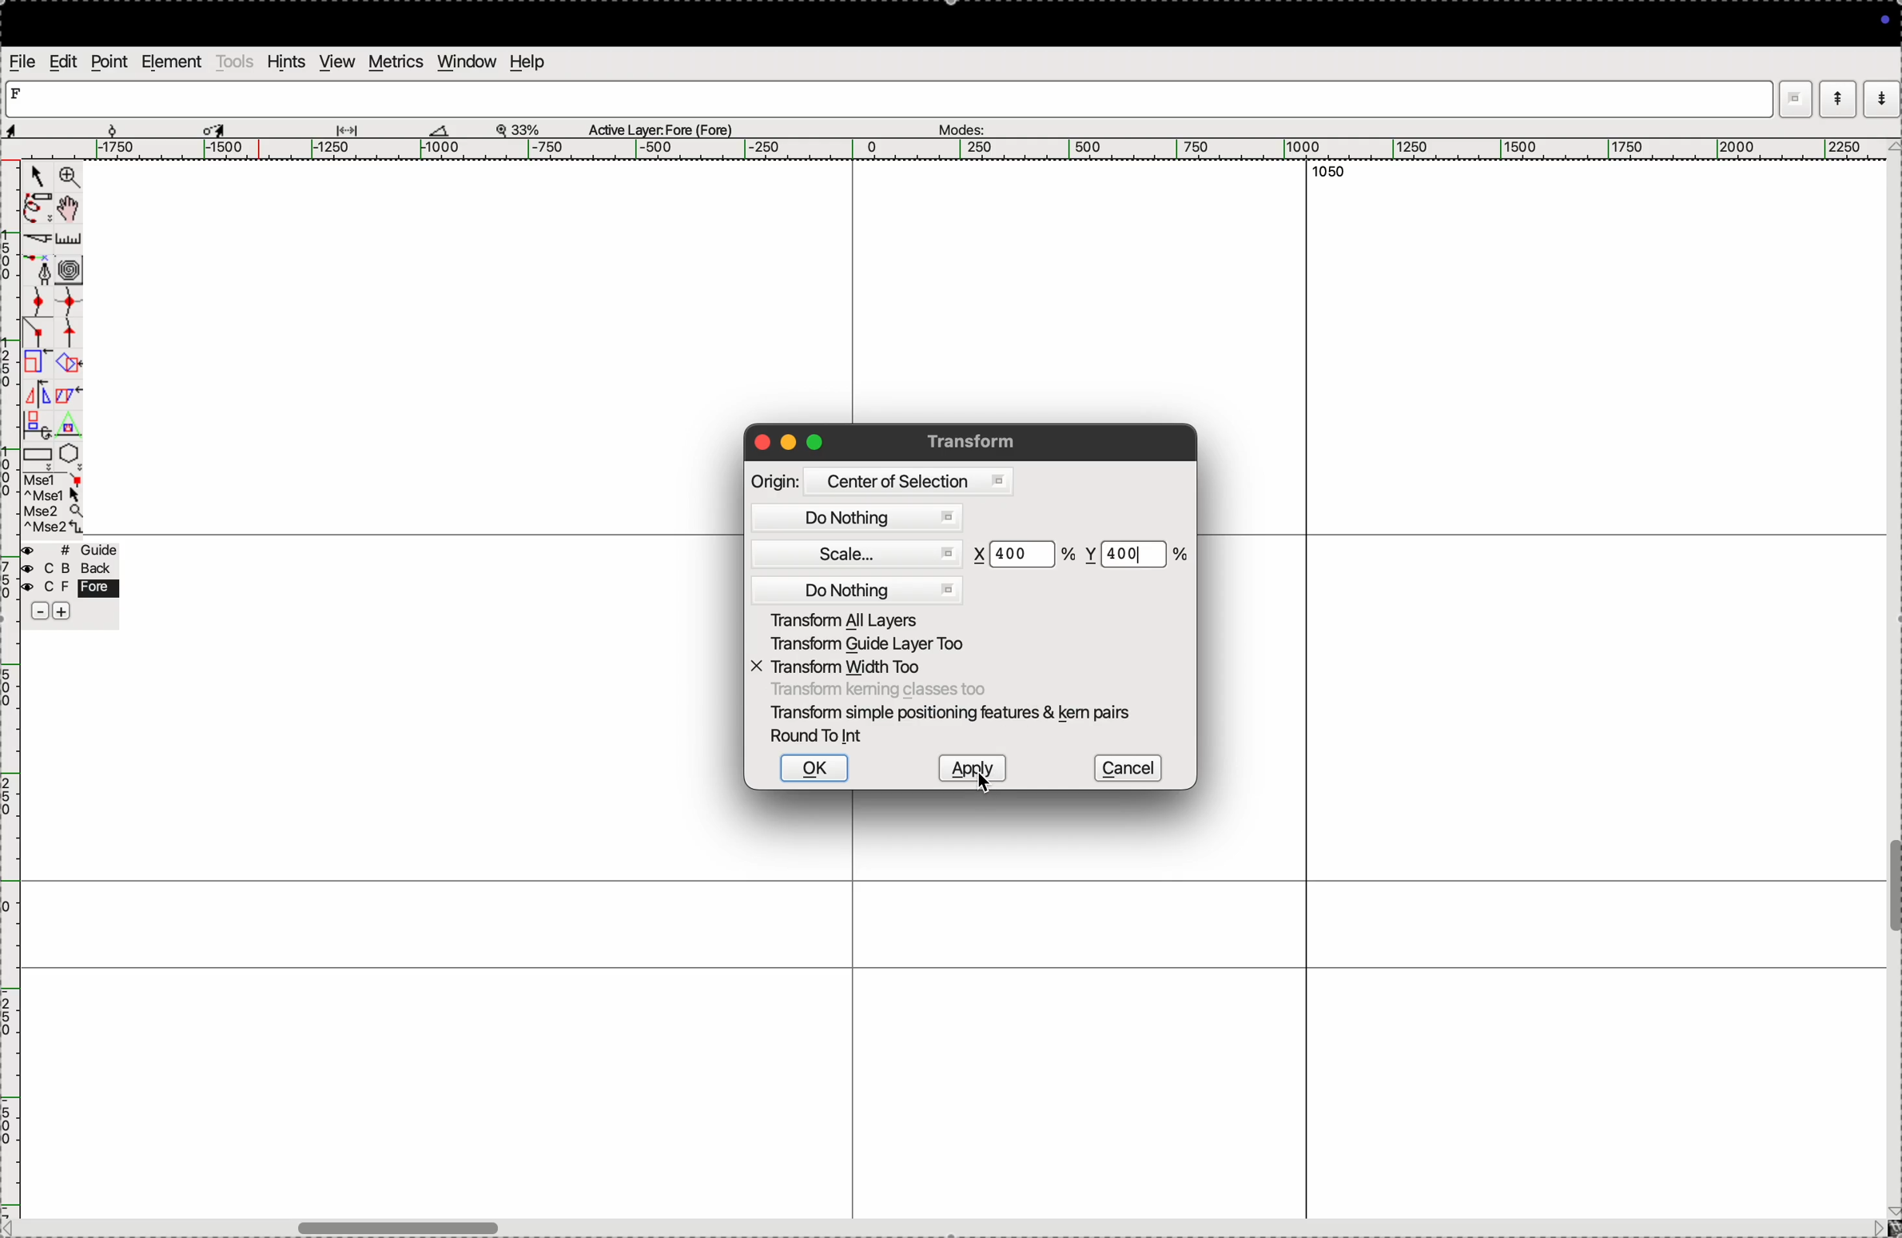  I want to click on Active layer, so click(662, 127).